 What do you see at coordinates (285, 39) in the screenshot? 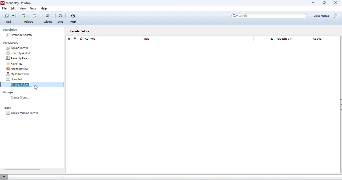
I see `published in` at bounding box center [285, 39].